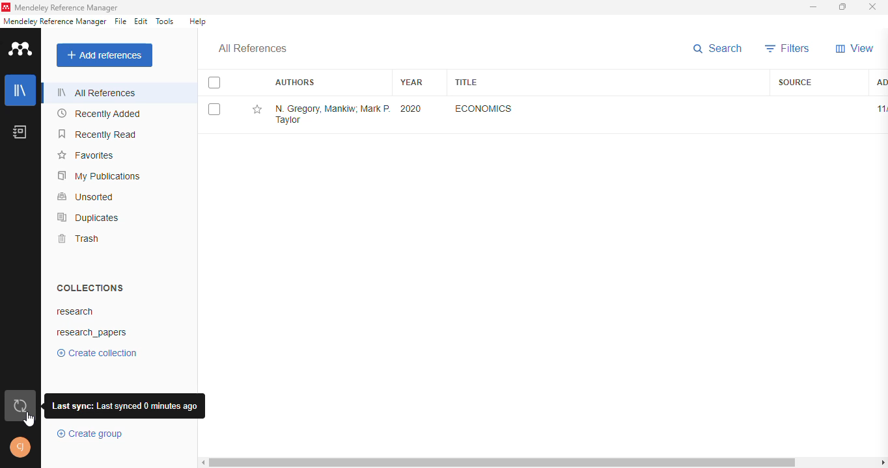 Image resolution: width=888 pixels, height=468 pixels. I want to click on research, so click(76, 312).